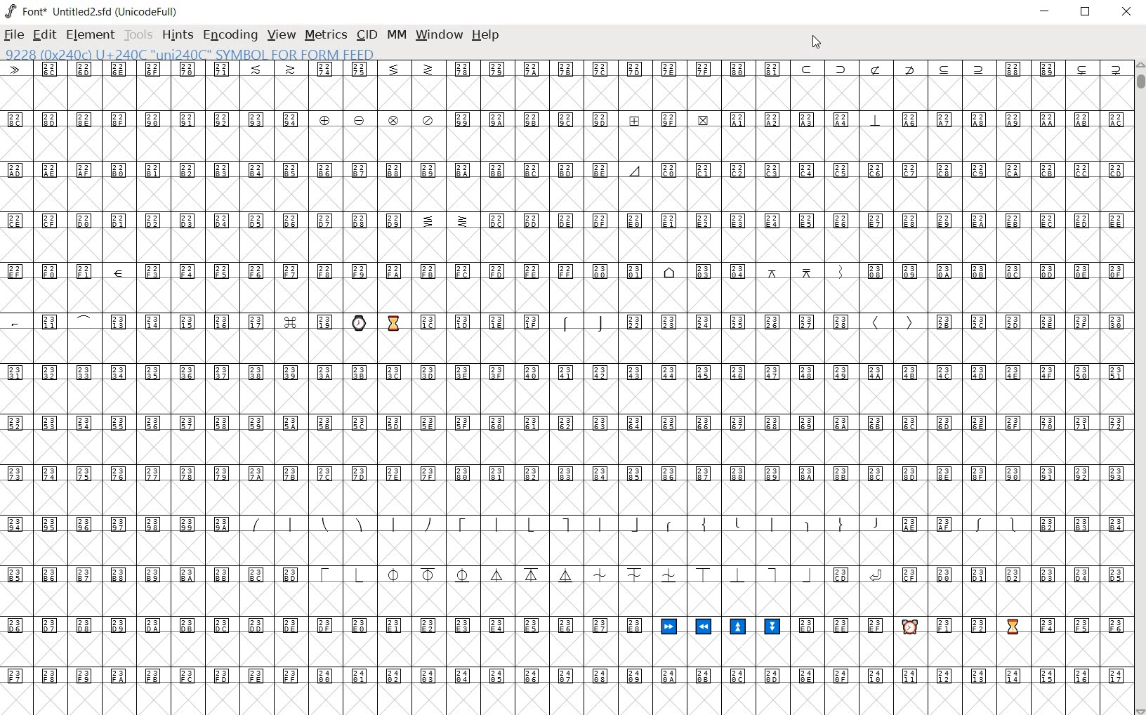  Describe the element at coordinates (486, 36) in the screenshot. I see `help` at that location.